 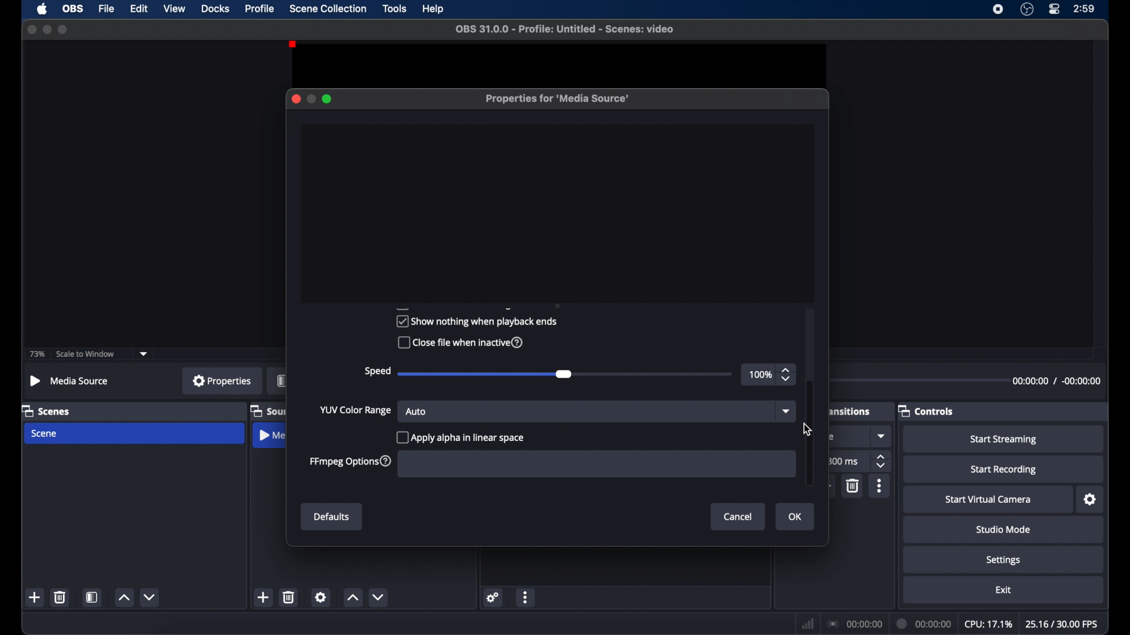 What do you see at coordinates (843, 460) in the screenshot?
I see `300 ms` at bounding box center [843, 460].